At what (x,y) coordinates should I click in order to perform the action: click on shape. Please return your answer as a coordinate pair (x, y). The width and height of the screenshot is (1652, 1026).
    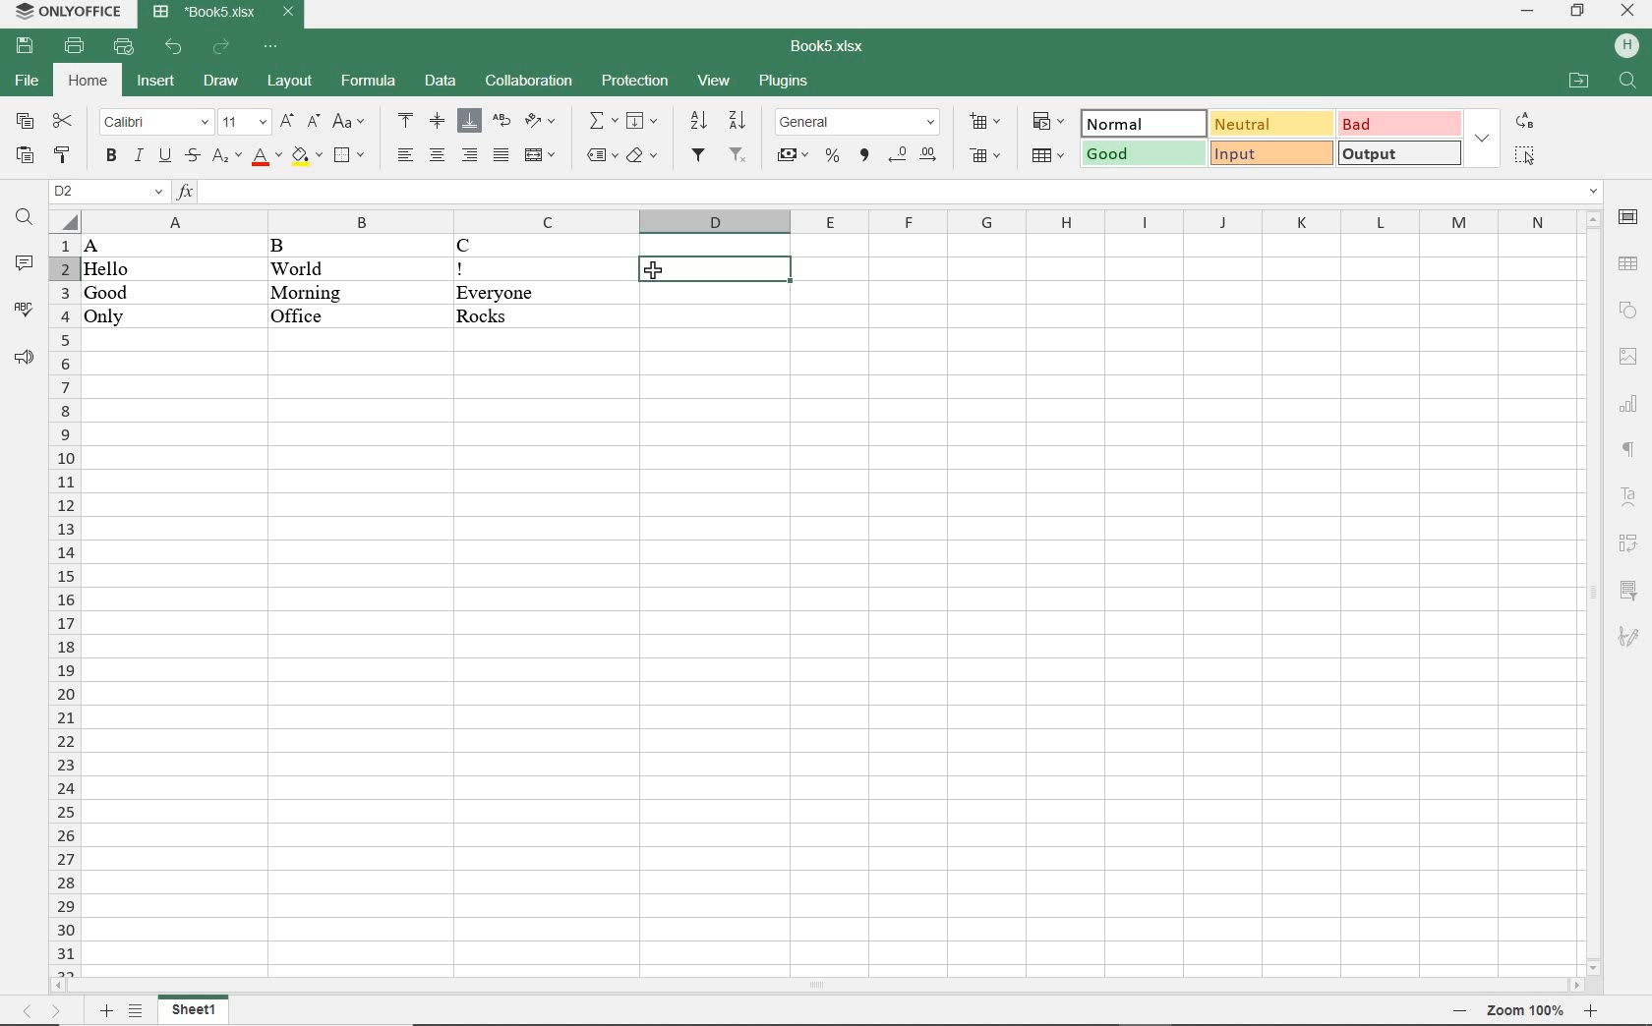
    Looking at the image, I should click on (1628, 310).